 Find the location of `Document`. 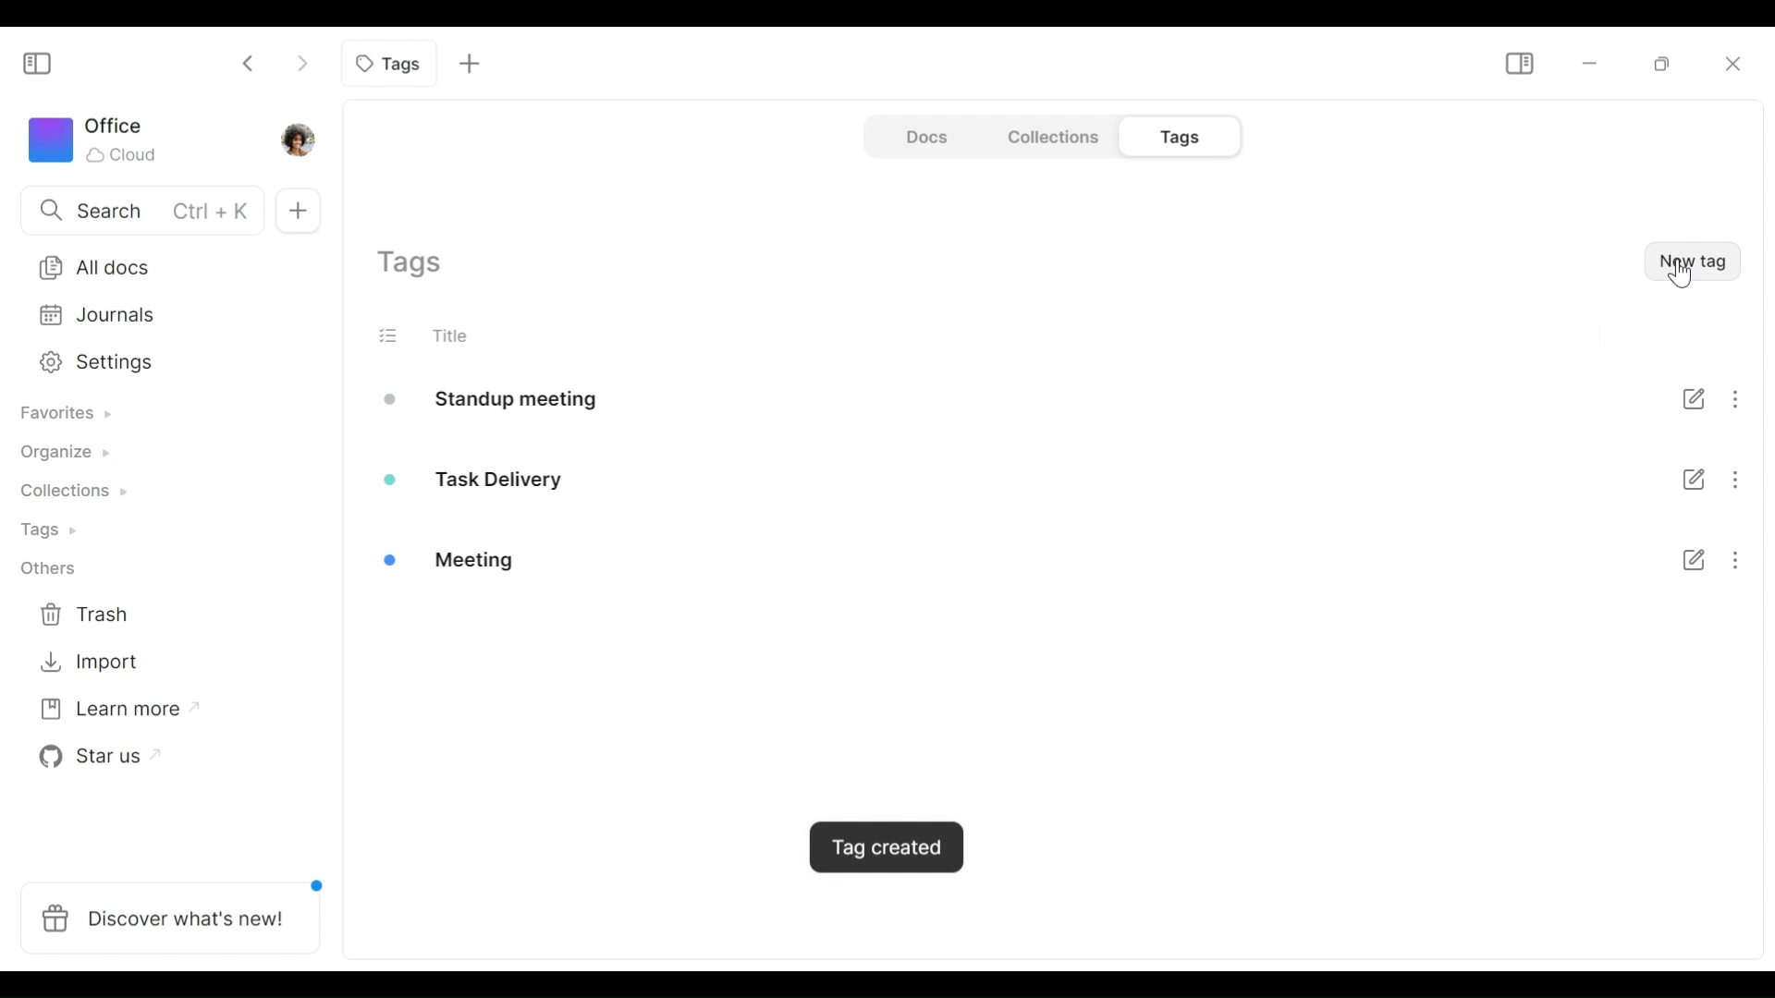

Document is located at coordinates (924, 137).